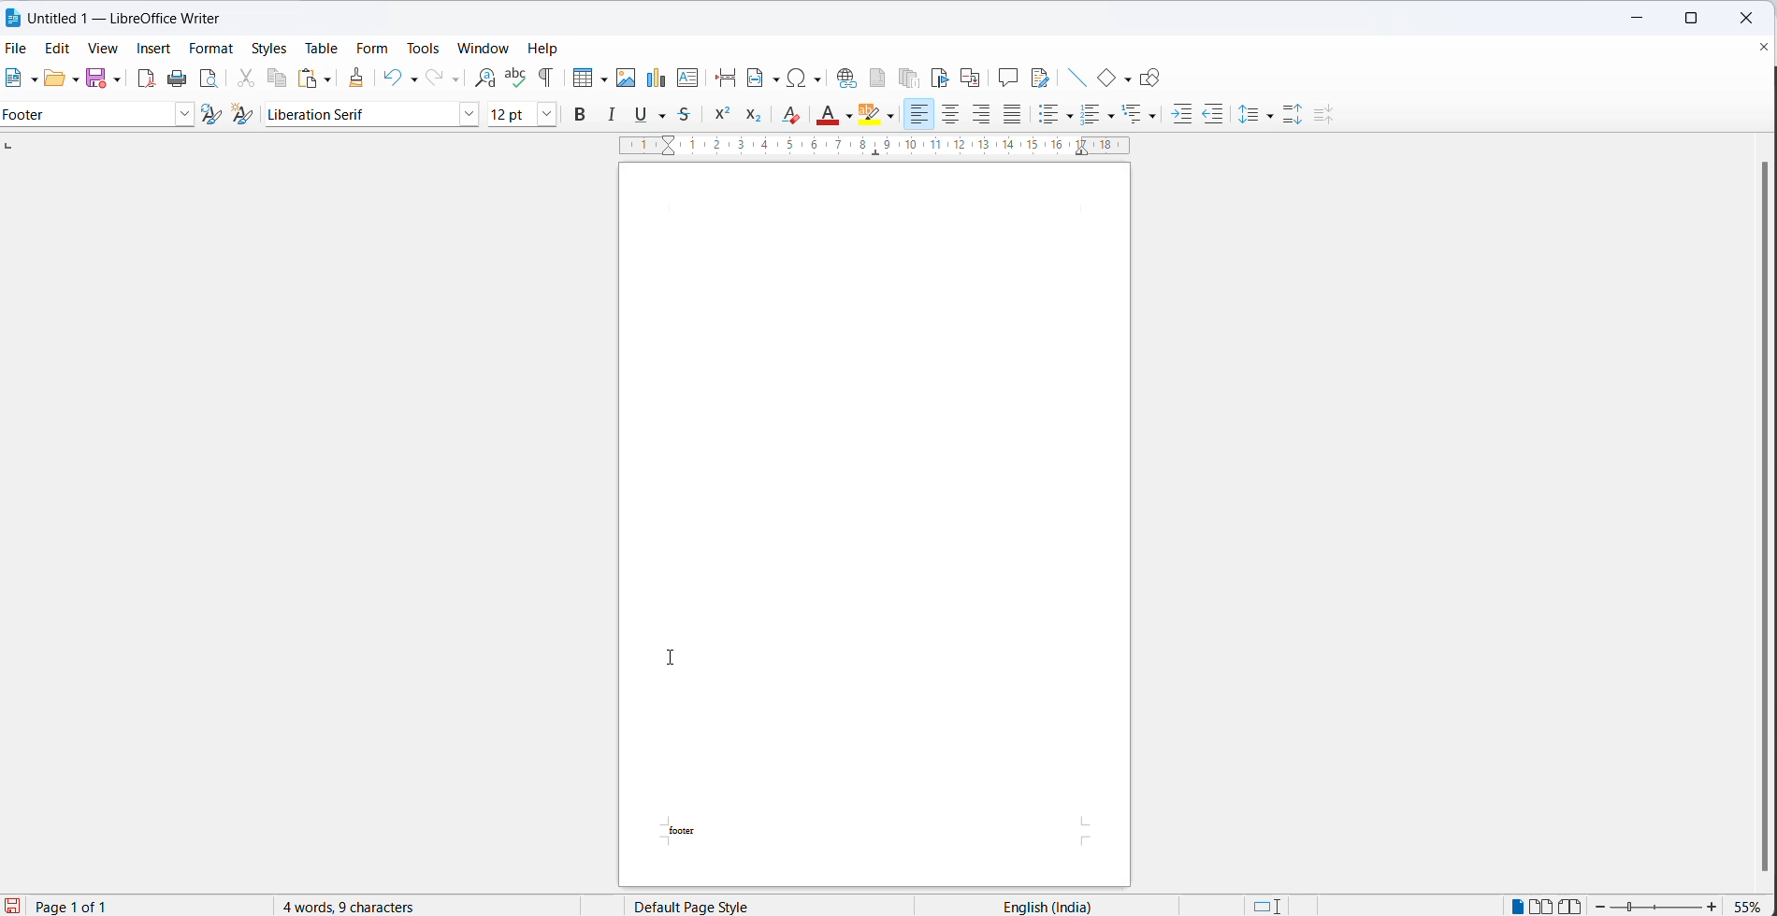 Image resolution: width=1777 pixels, height=916 pixels. I want to click on standard selection, so click(1271, 906).